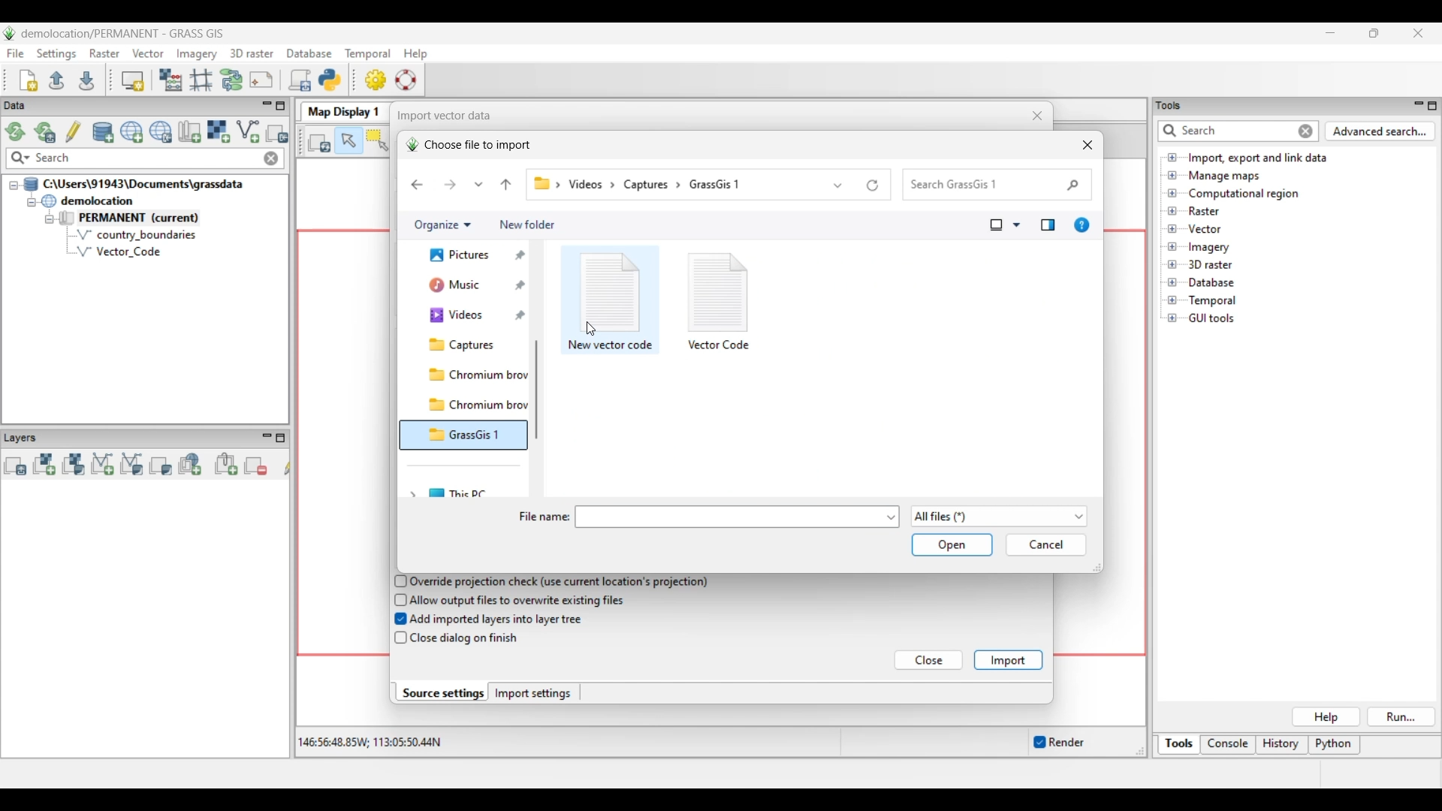 Image resolution: width=1442 pixels, height=811 pixels. I want to click on Select vector feature(s), so click(377, 141).